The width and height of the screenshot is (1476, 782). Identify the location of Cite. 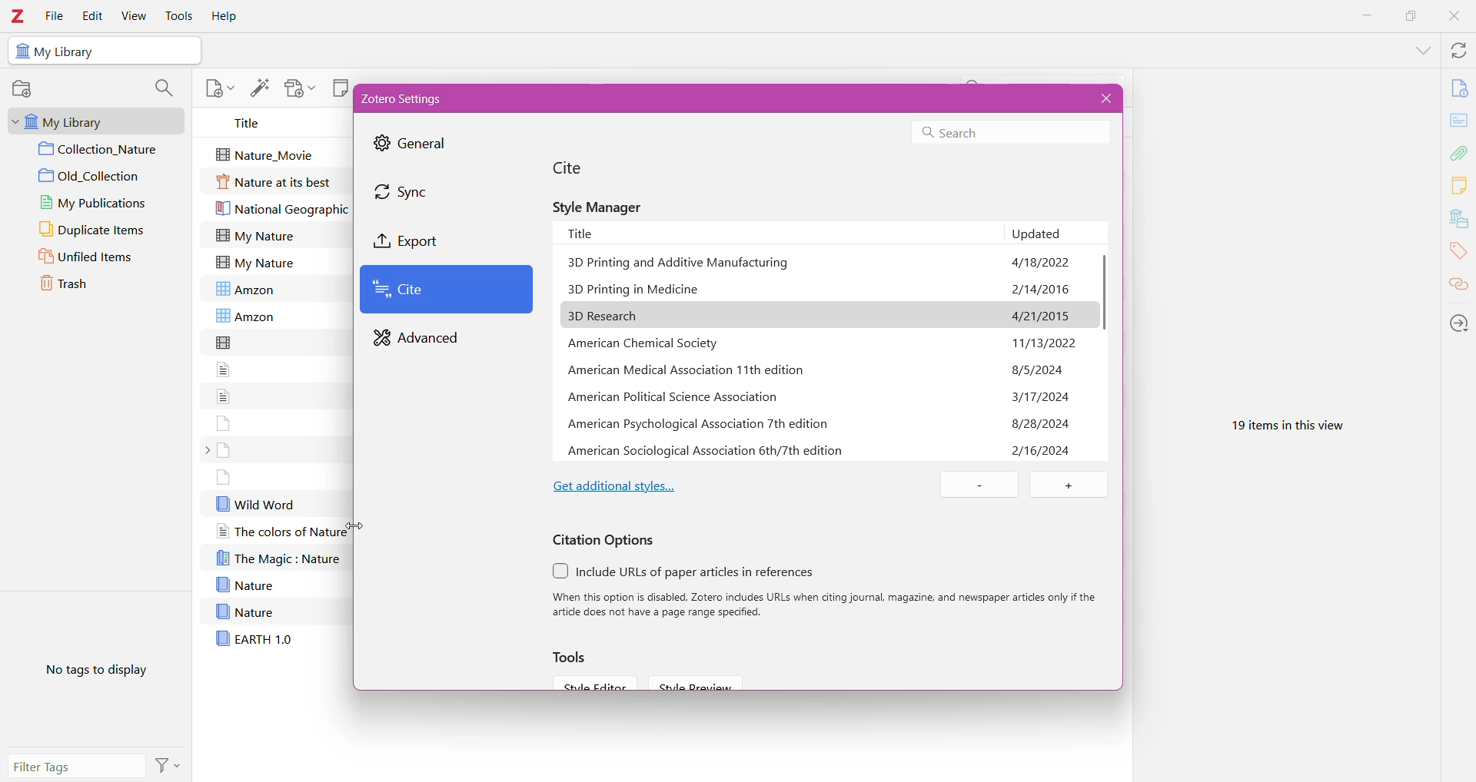
(447, 290).